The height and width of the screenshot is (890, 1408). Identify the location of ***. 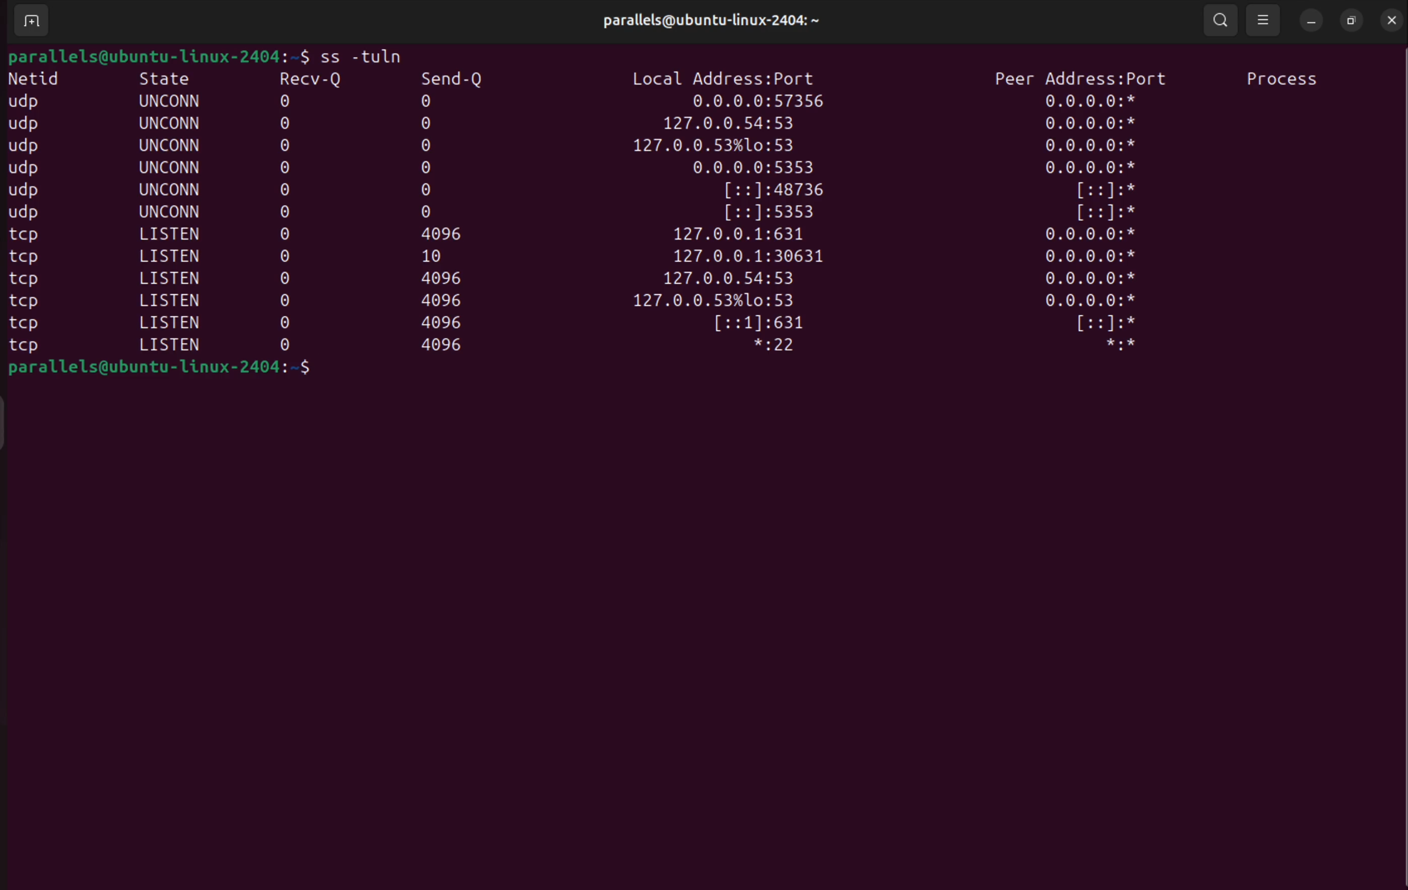
(1106, 345).